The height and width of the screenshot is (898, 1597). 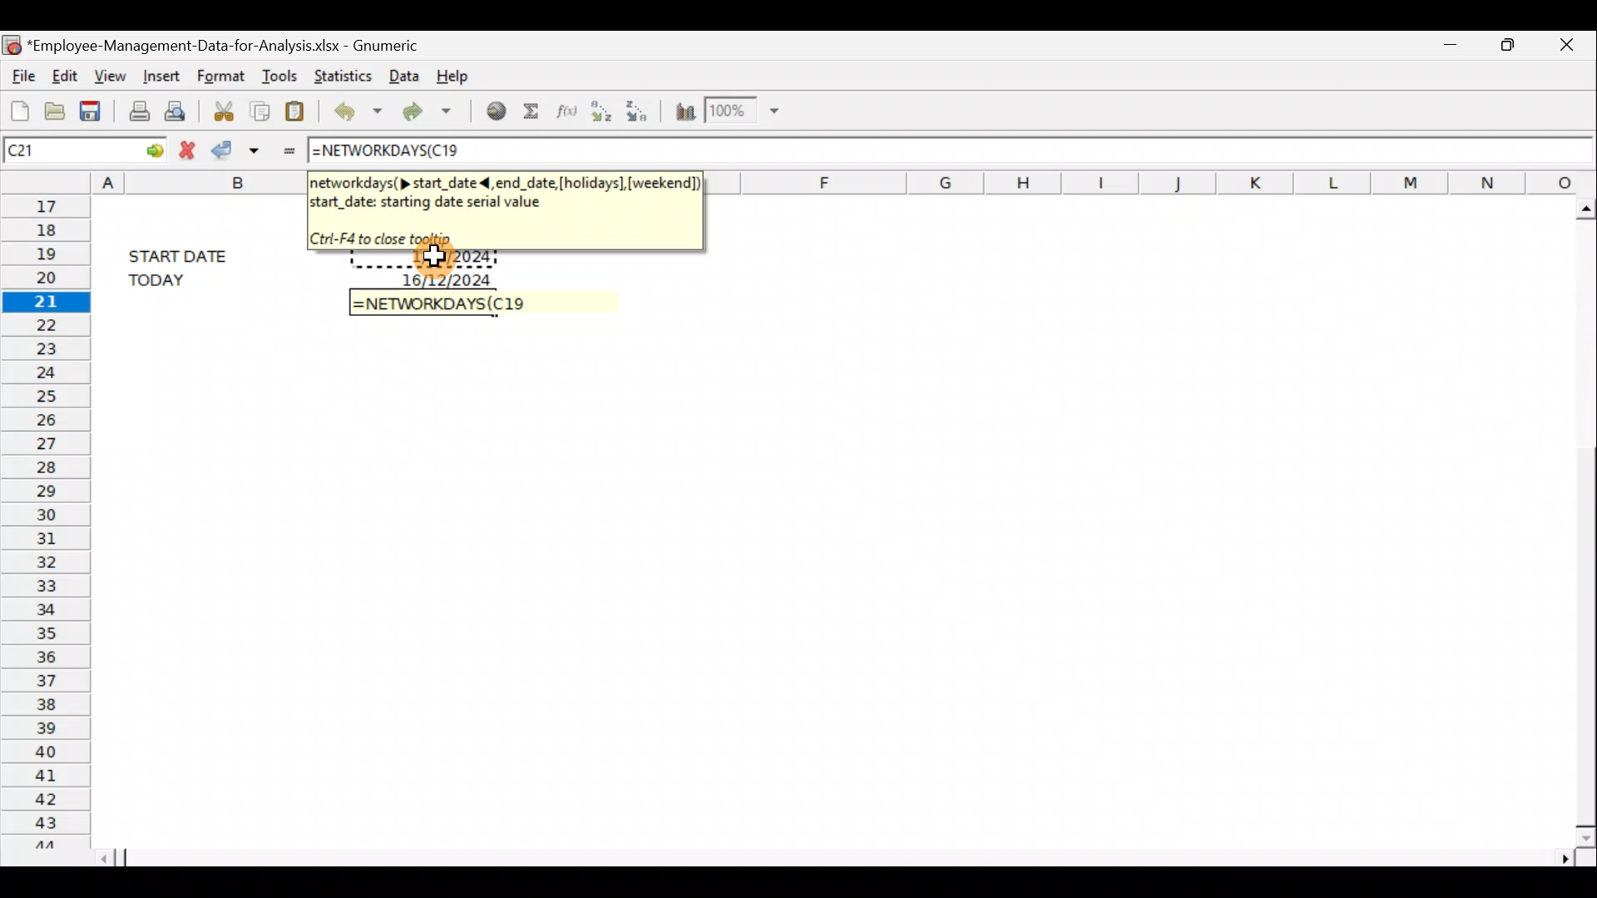 What do you see at coordinates (225, 47) in the screenshot?
I see `*Employee-Management-Data-for-Analysis.xlsx - Gnumeric` at bounding box center [225, 47].